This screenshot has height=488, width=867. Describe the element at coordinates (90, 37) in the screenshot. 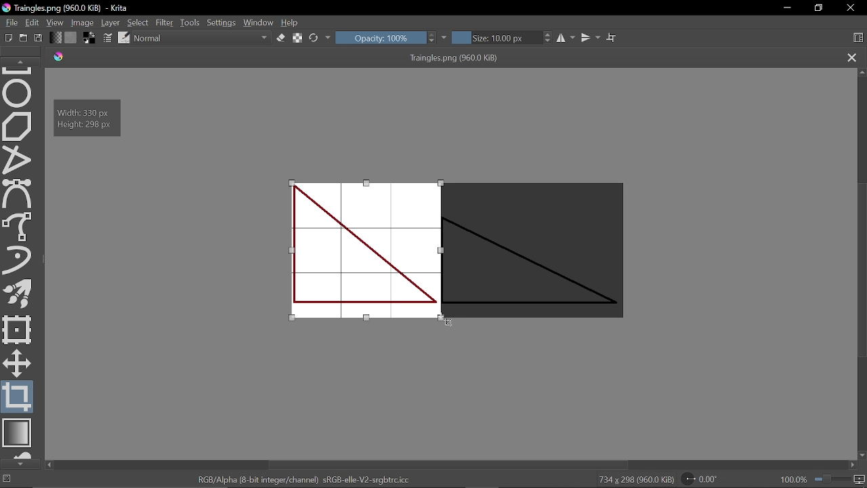

I see `Foreground color` at that location.